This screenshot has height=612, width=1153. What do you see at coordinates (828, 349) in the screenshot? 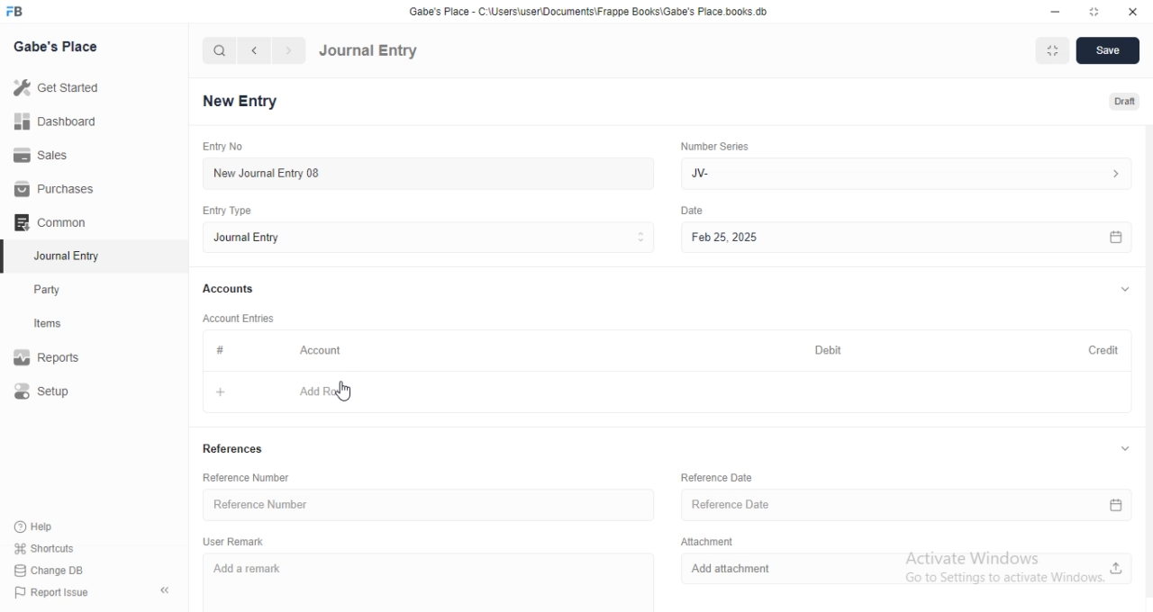
I see `Debit` at bounding box center [828, 349].